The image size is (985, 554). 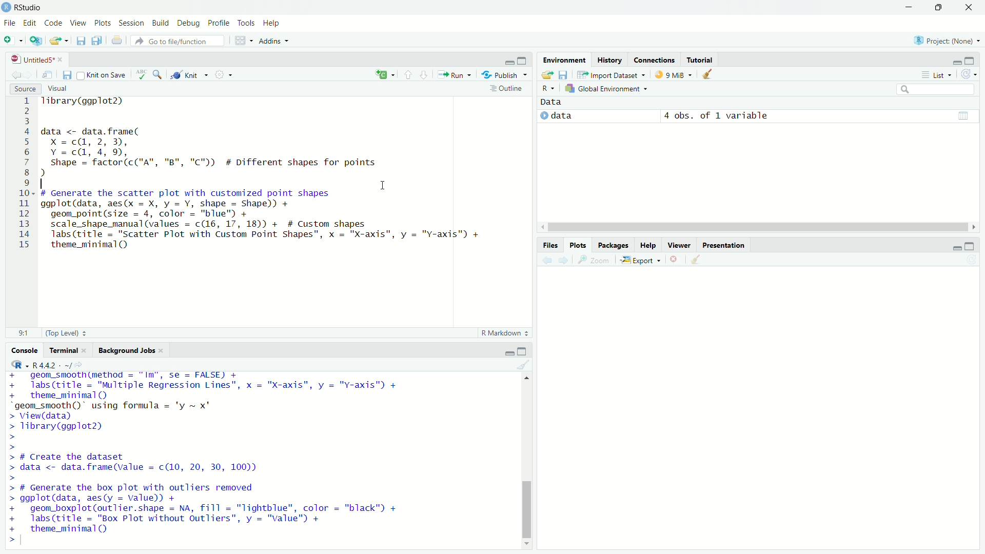 I want to click on History, so click(x=609, y=60).